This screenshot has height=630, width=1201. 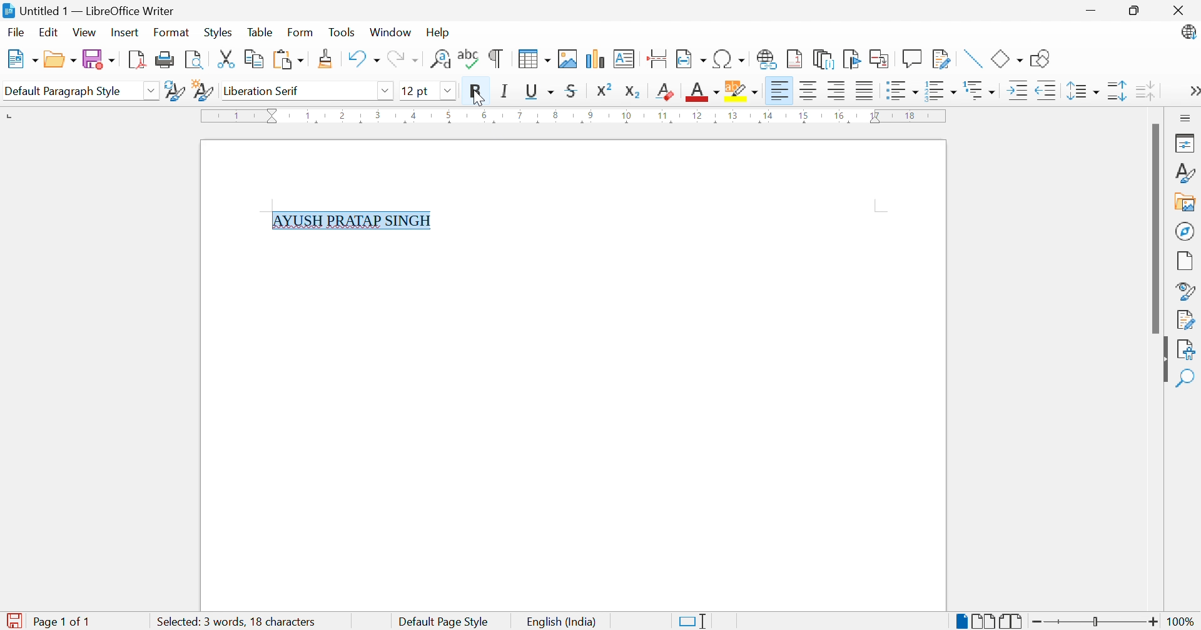 What do you see at coordinates (447, 91) in the screenshot?
I see `Drop Down` at bounding box center [447, 91].